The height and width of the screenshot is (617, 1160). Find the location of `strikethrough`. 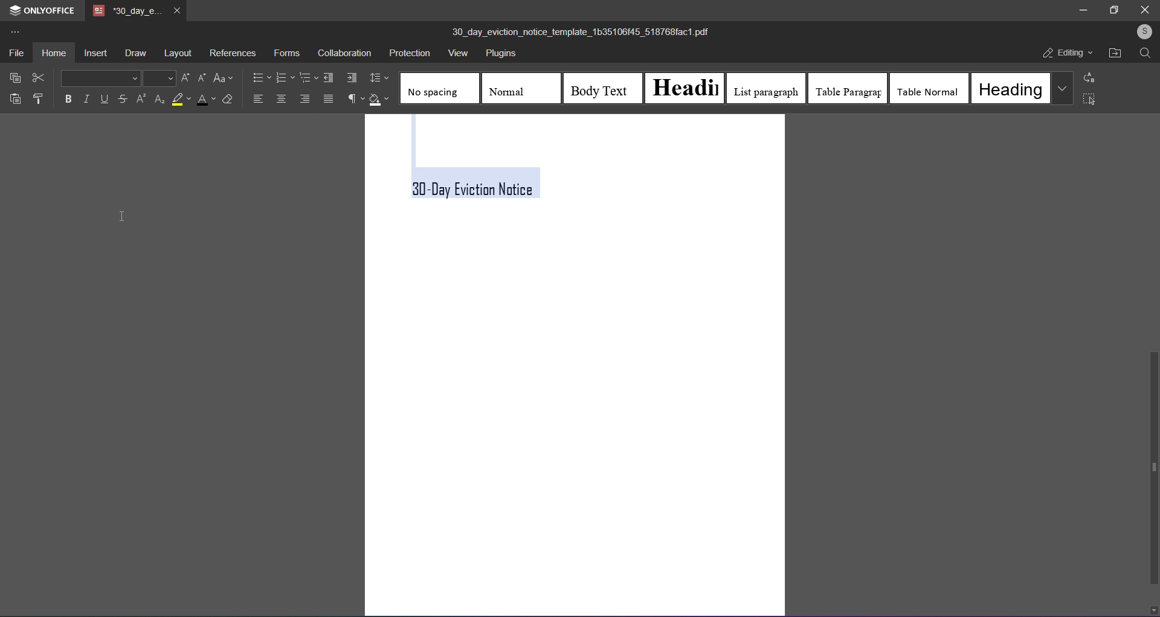

strikethrough is located at coordinates (124, 100).